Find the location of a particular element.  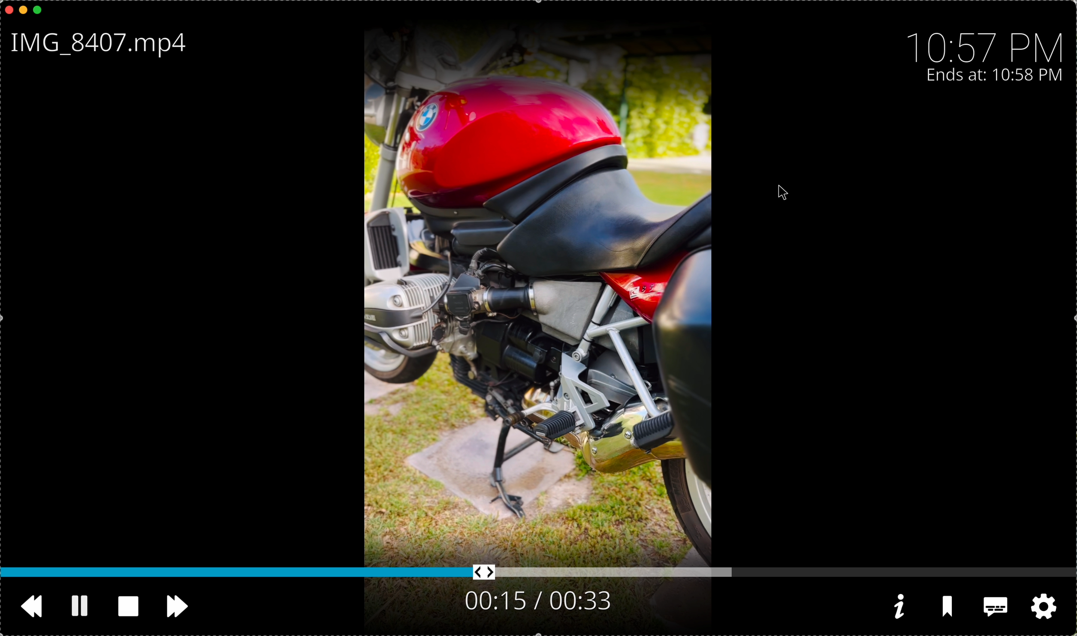

close  is located at coordinates (7, 9).